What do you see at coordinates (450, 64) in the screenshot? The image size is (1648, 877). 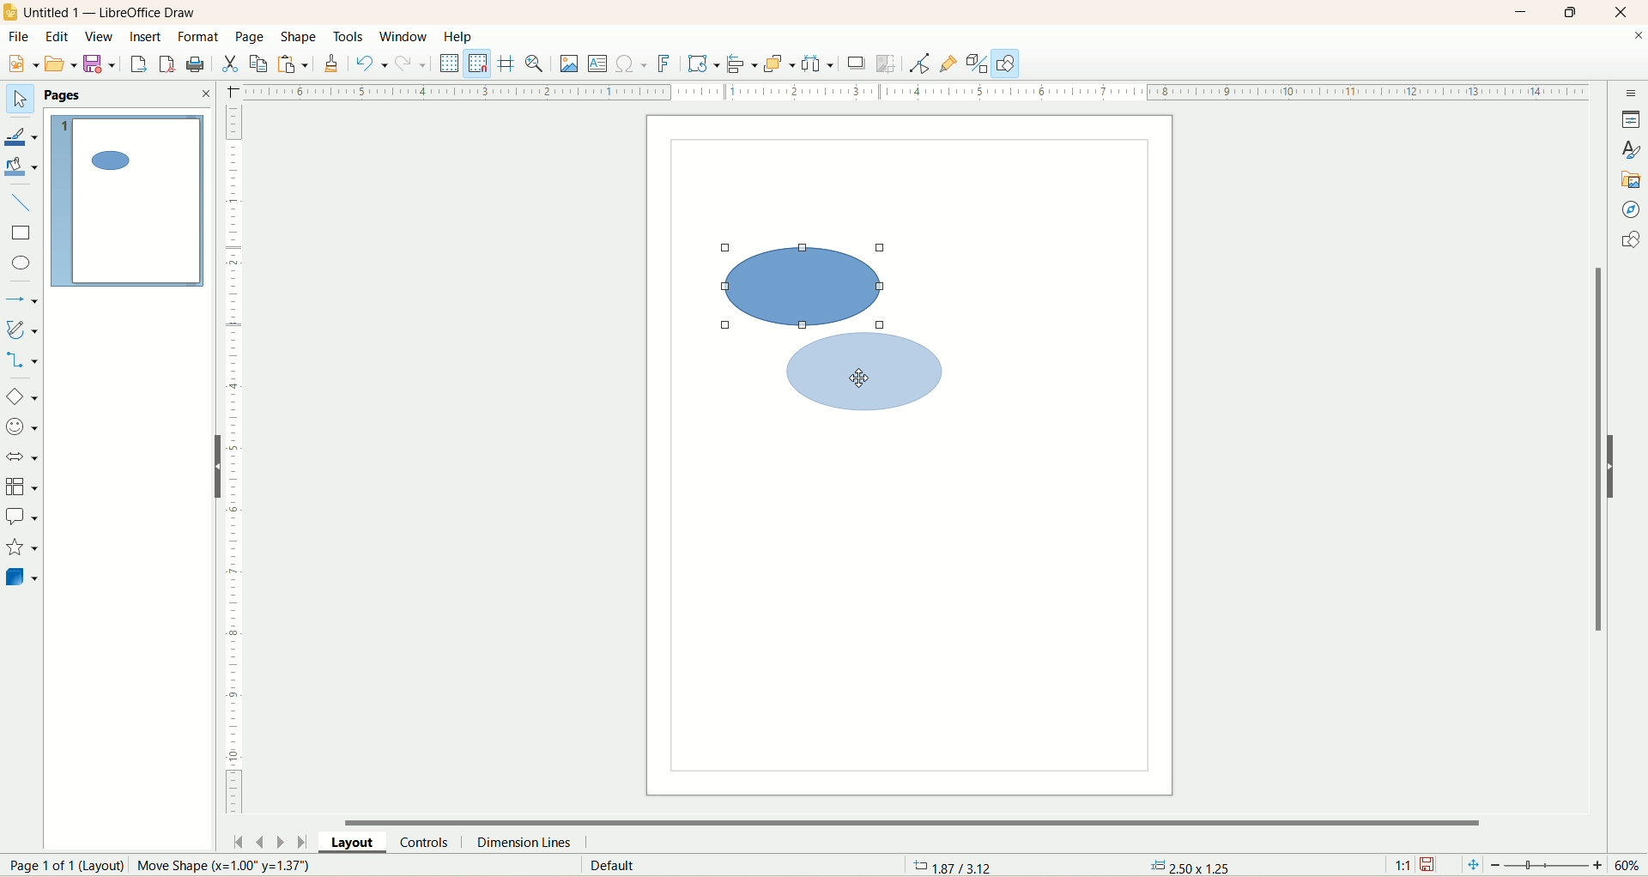 I see `display grid` at bounding box center [450, 64].